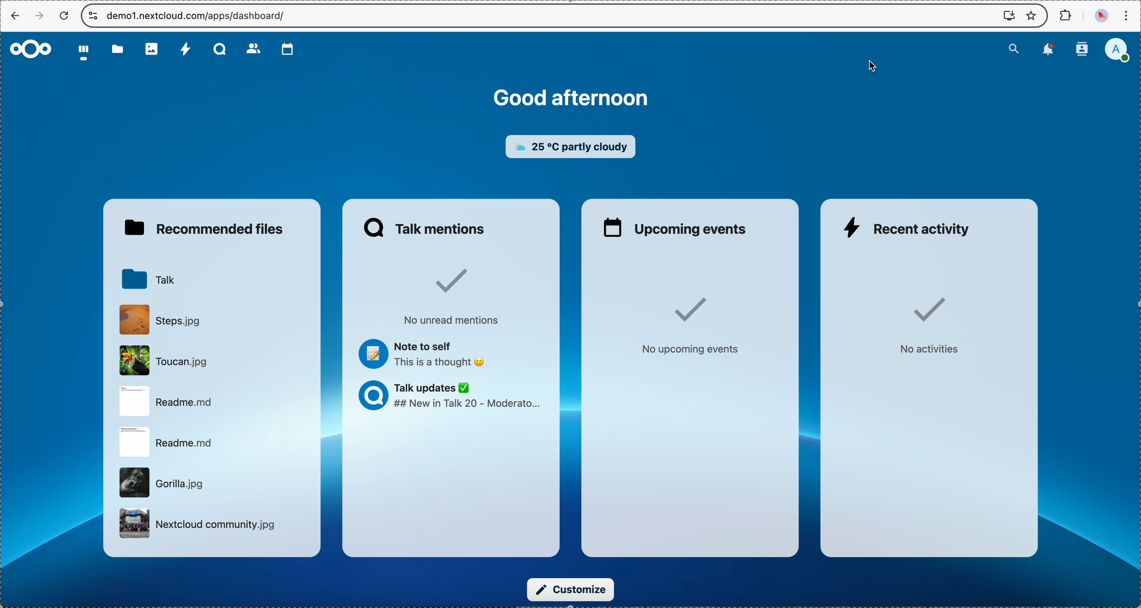 The image size is (1141, 608). I want to click on favorites, so click(1033, 16).